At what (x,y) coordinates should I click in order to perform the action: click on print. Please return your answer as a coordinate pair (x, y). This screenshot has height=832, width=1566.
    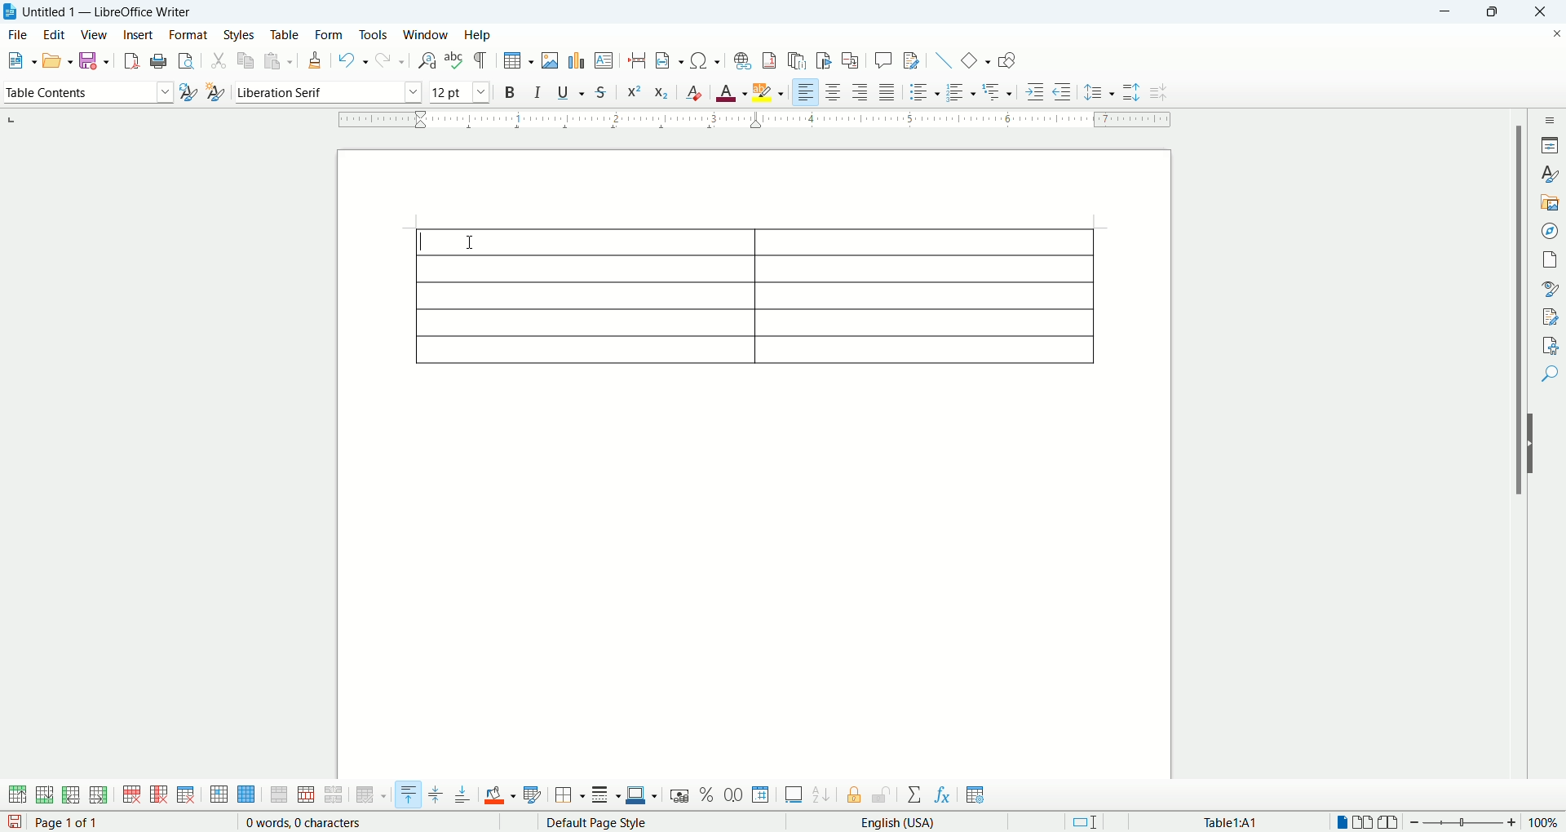
    Looking at the image, I should click on (159, 60).